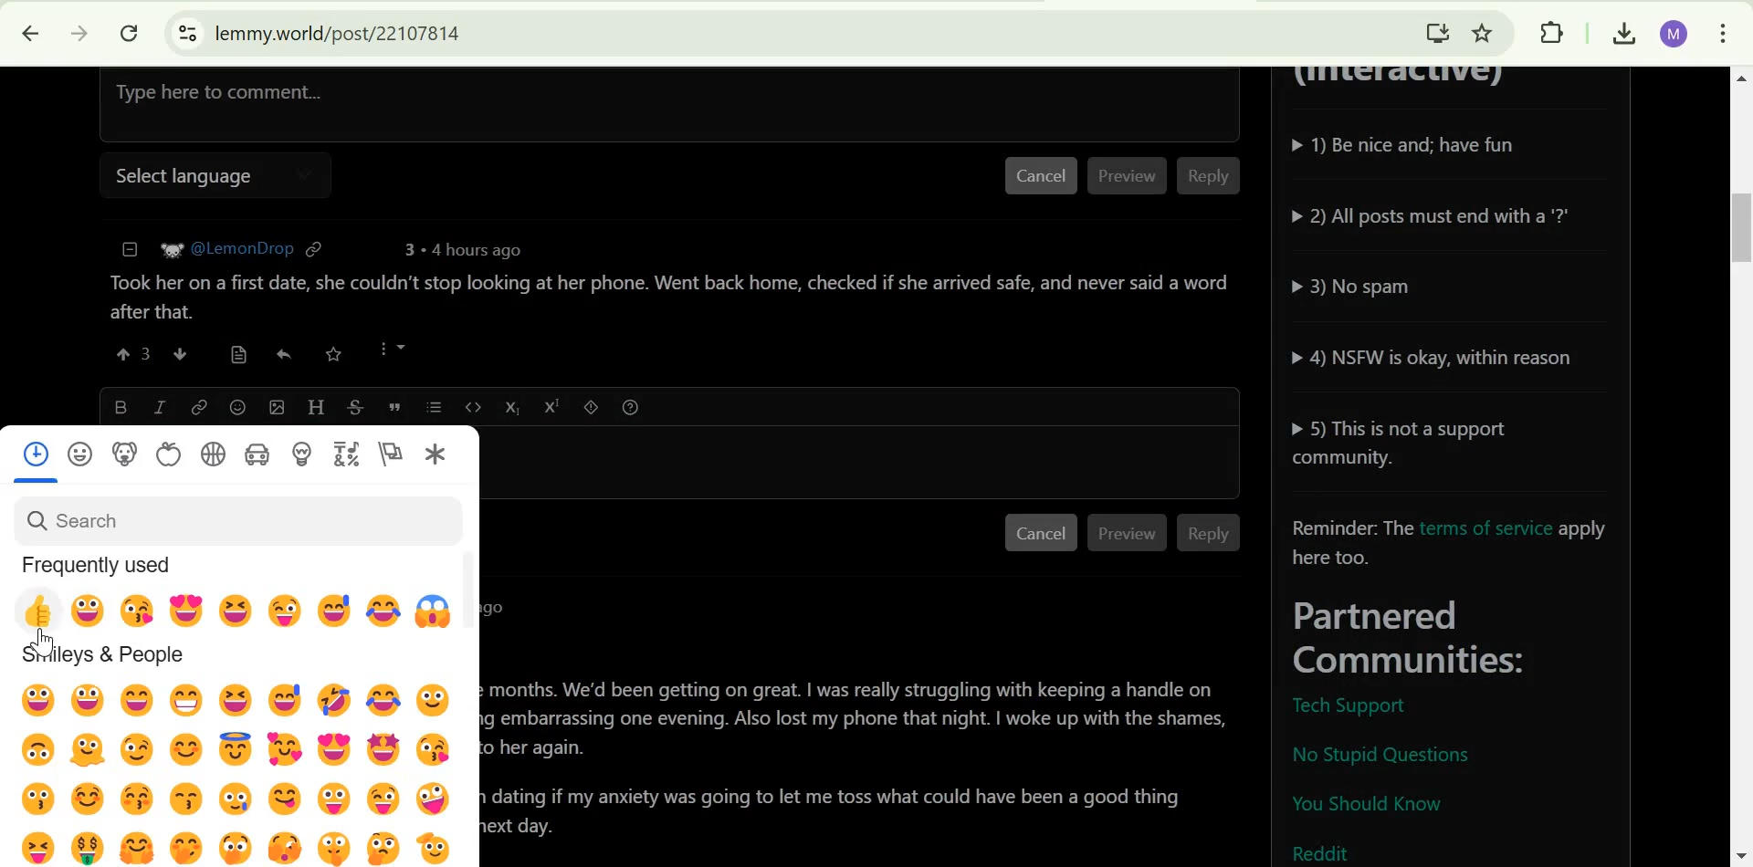  I want to click on Install Lemmy.World, so click(1433, 30).